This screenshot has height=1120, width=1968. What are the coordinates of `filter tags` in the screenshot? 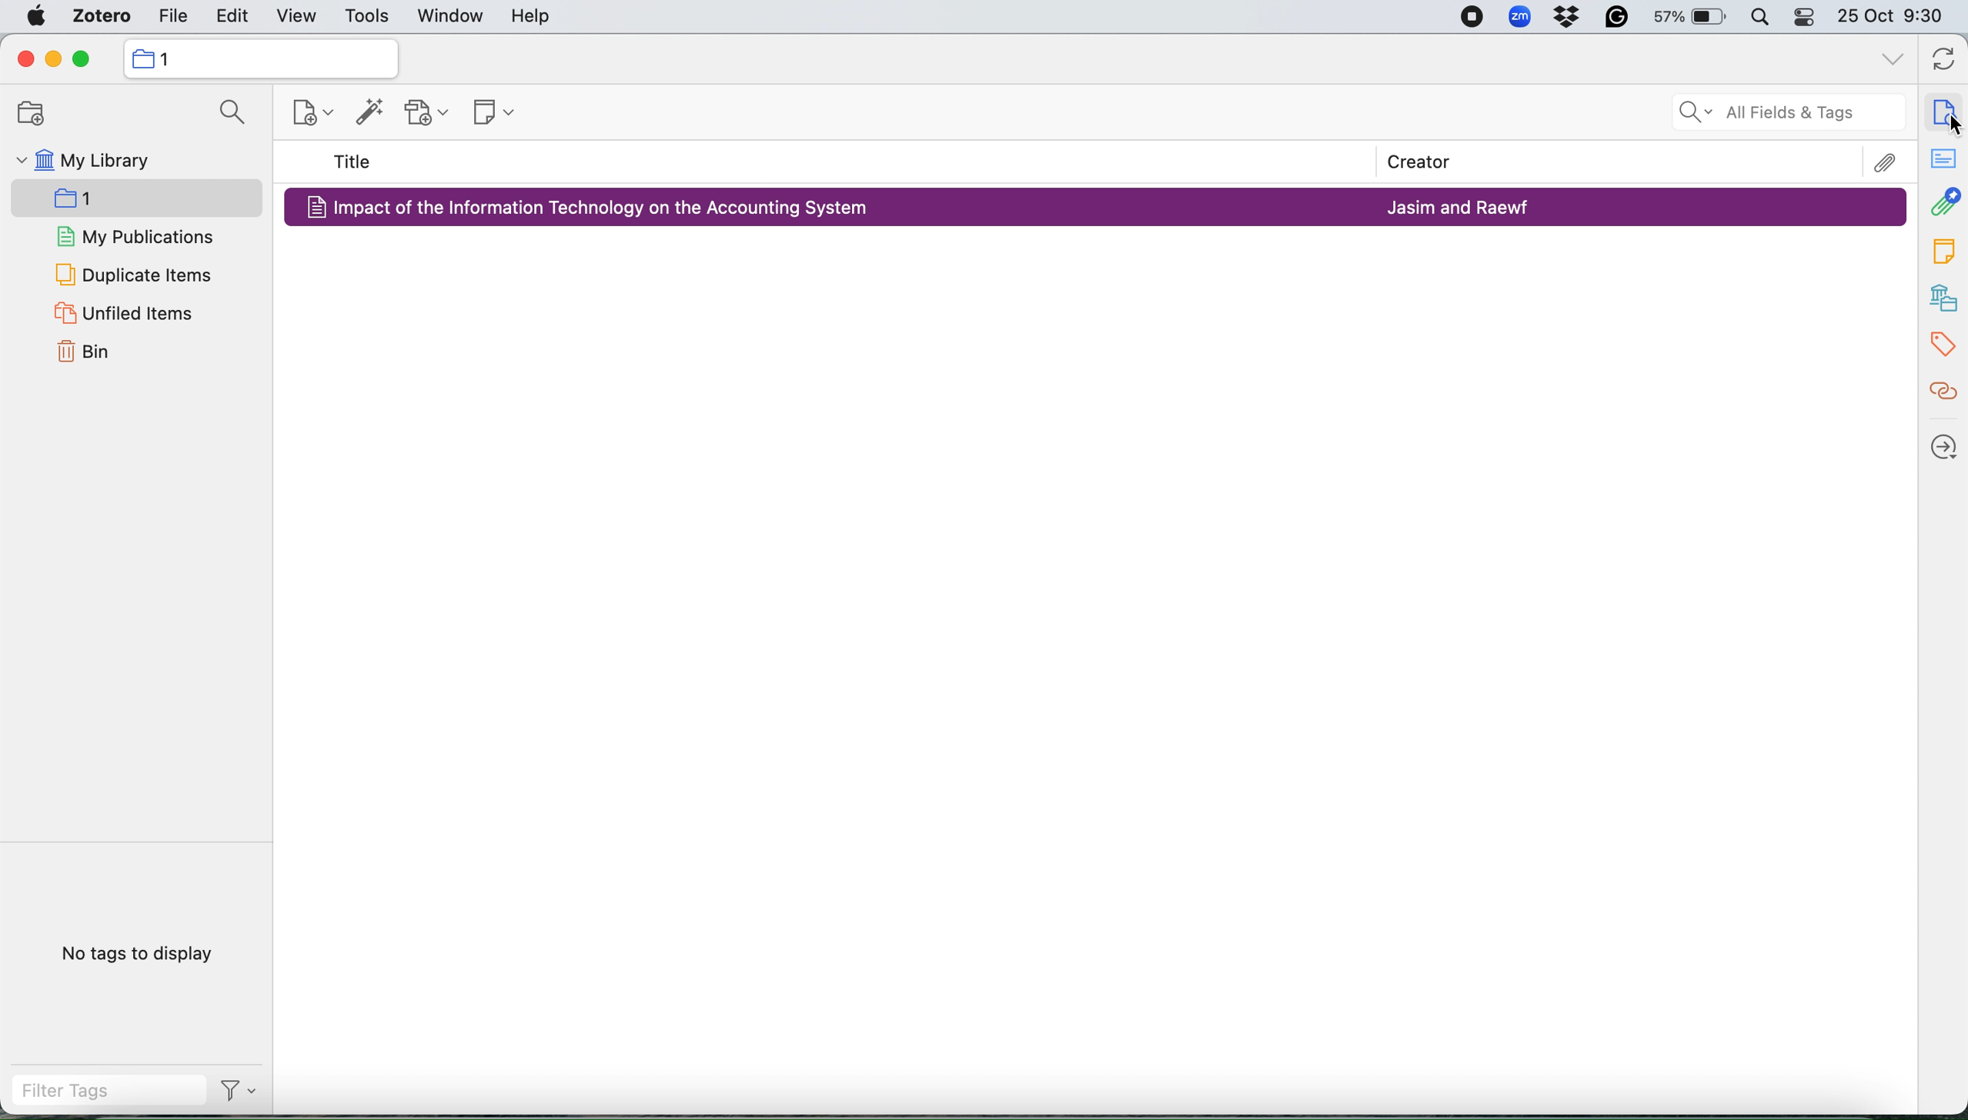 It's located at (99, 1095).